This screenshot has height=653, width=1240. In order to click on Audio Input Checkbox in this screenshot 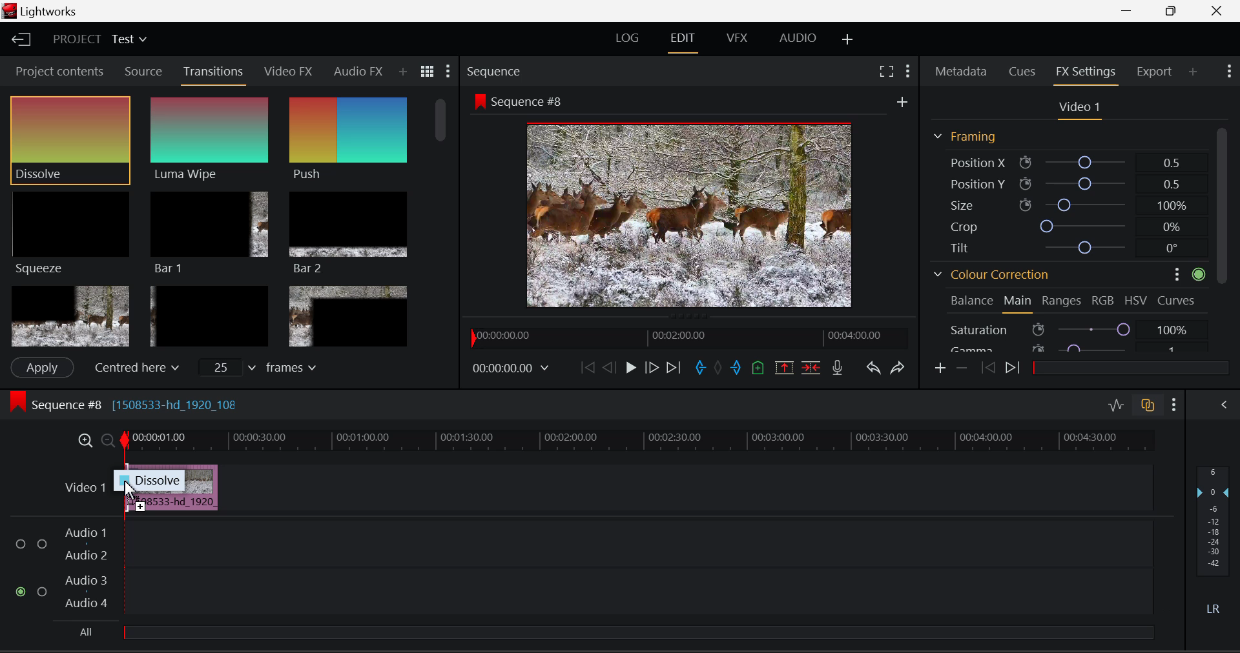, I will do `click(42, 591)`.